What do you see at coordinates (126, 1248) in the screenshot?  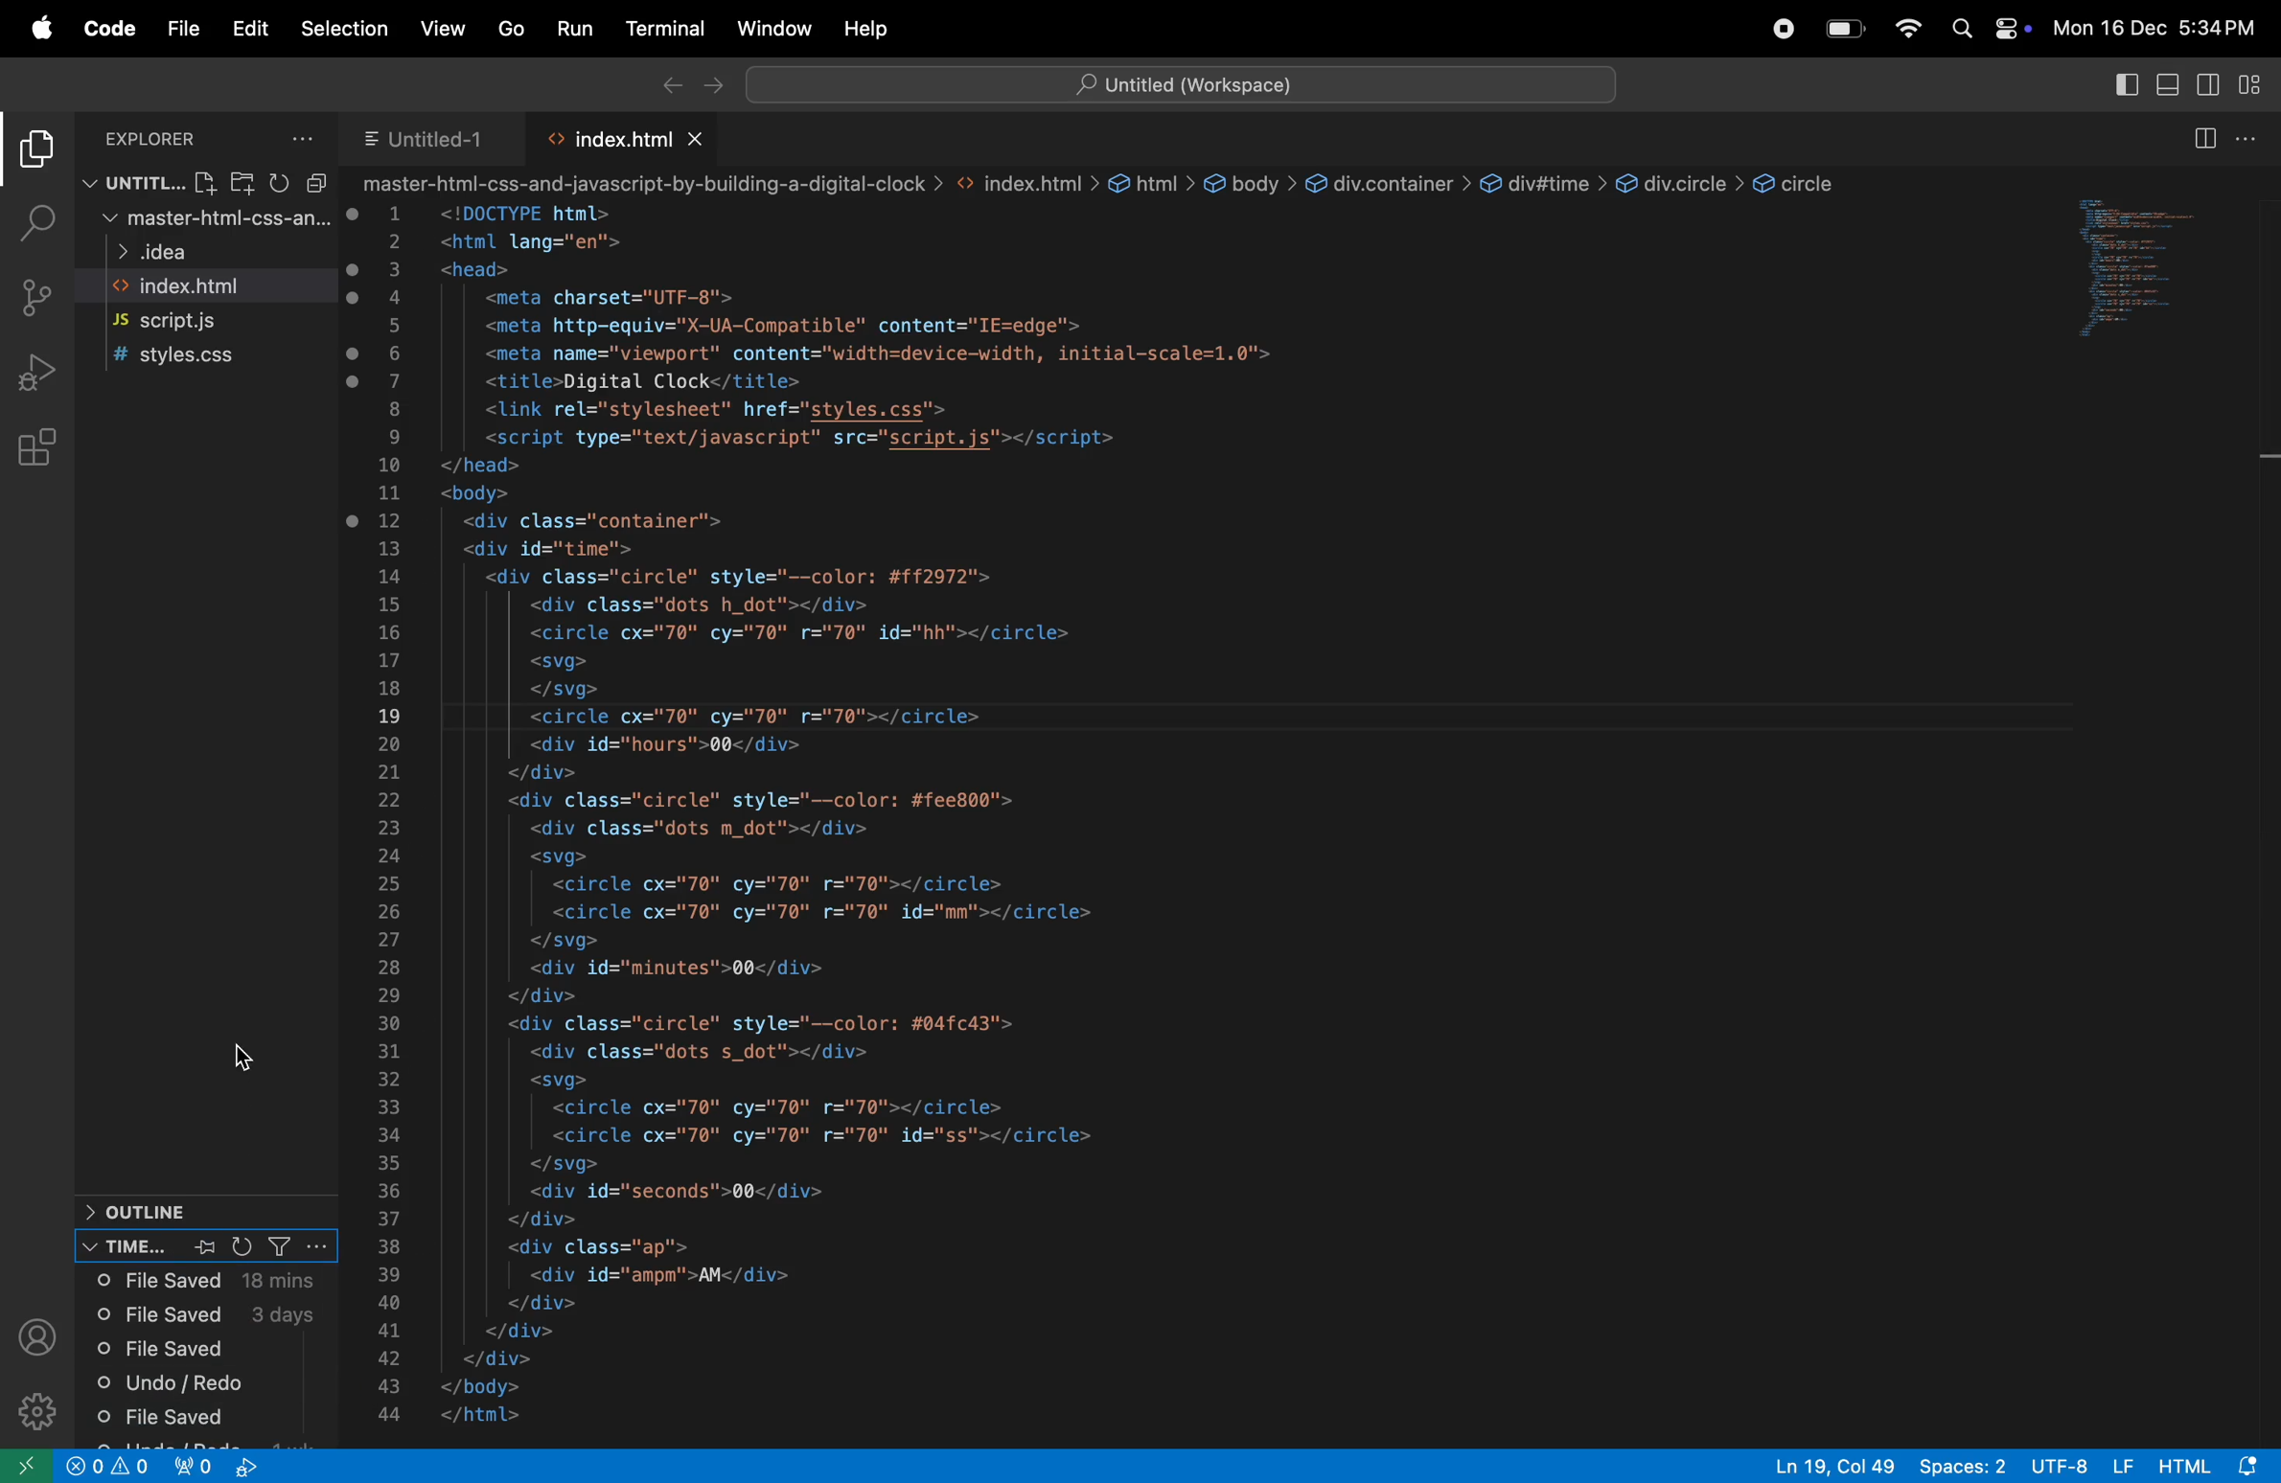 I see `timeline` at bounding box center [126, 1248].